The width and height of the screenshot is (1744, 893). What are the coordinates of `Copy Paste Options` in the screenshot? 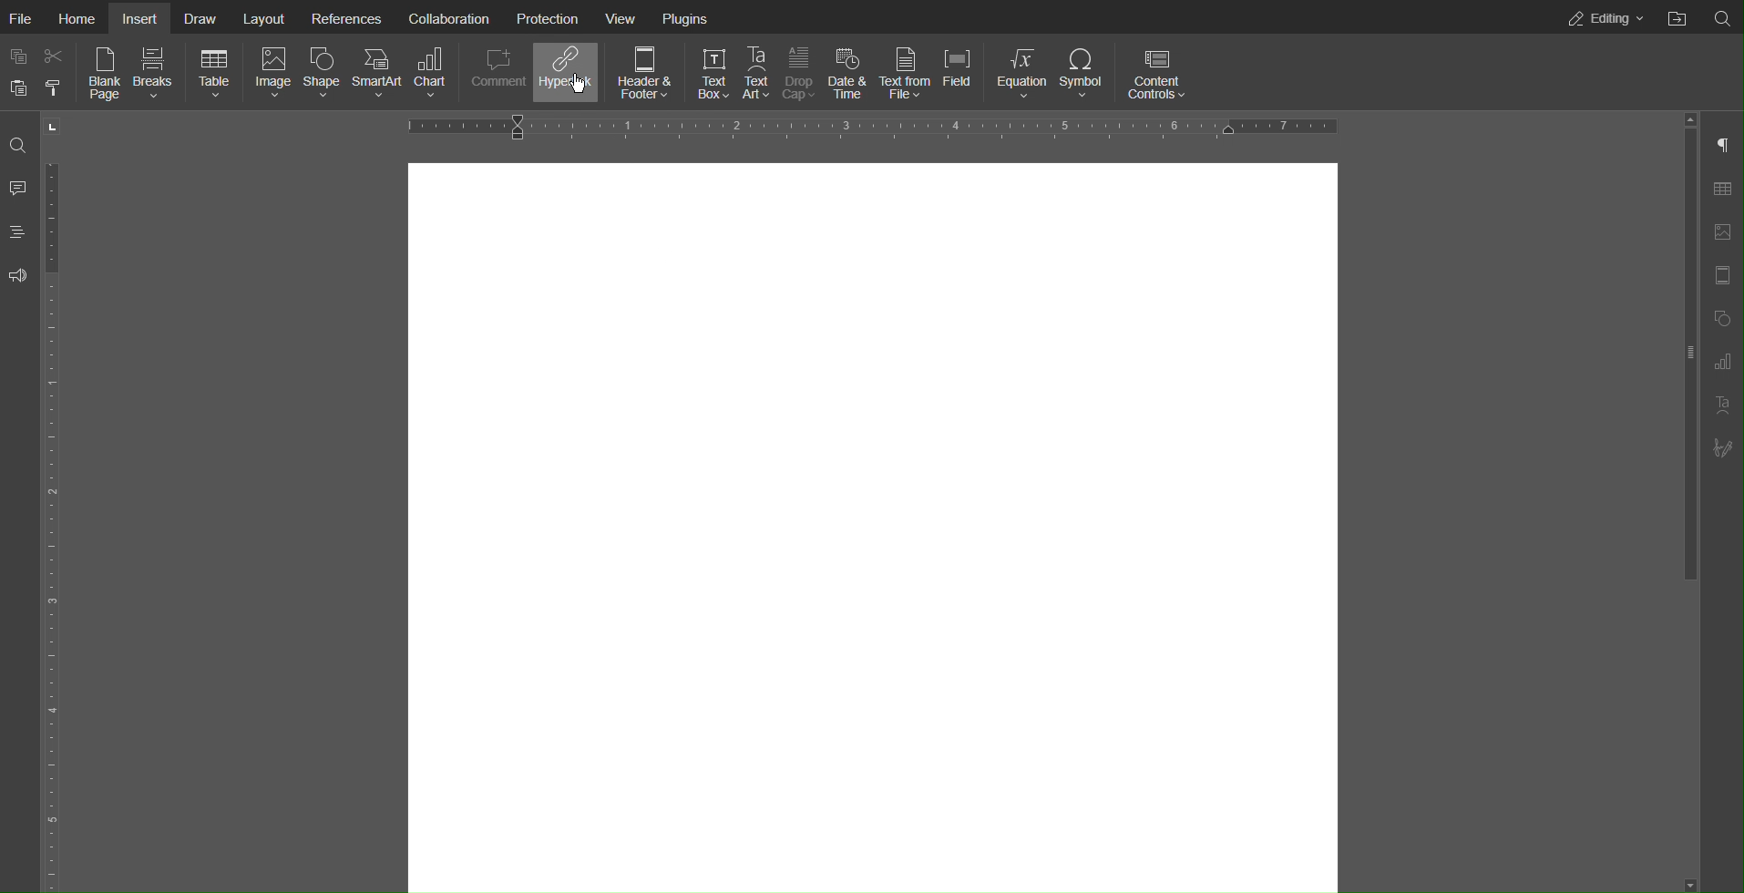 It's located at (35, 73).